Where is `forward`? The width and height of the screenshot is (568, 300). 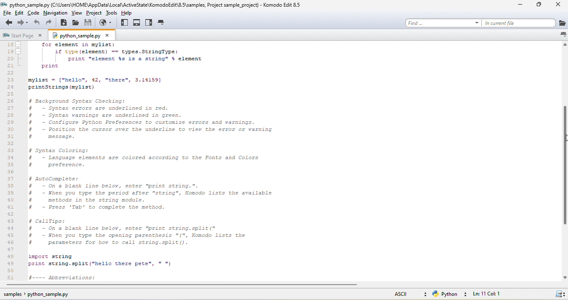 forward is located at coordinates (23, 23).